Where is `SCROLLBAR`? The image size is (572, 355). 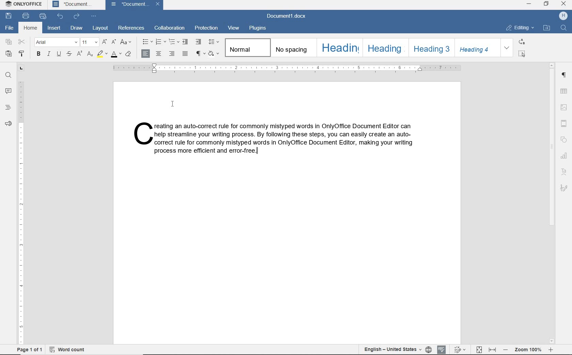 SCROLLBAR is located at coordinates (552, 203).